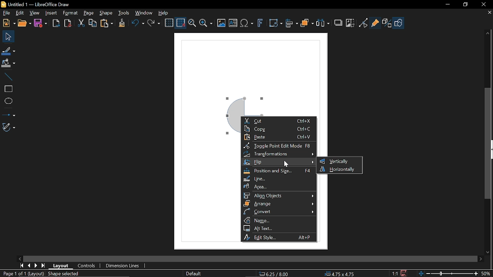 The image size is (493, 277). I want to click on Convert, so click(279, 212).